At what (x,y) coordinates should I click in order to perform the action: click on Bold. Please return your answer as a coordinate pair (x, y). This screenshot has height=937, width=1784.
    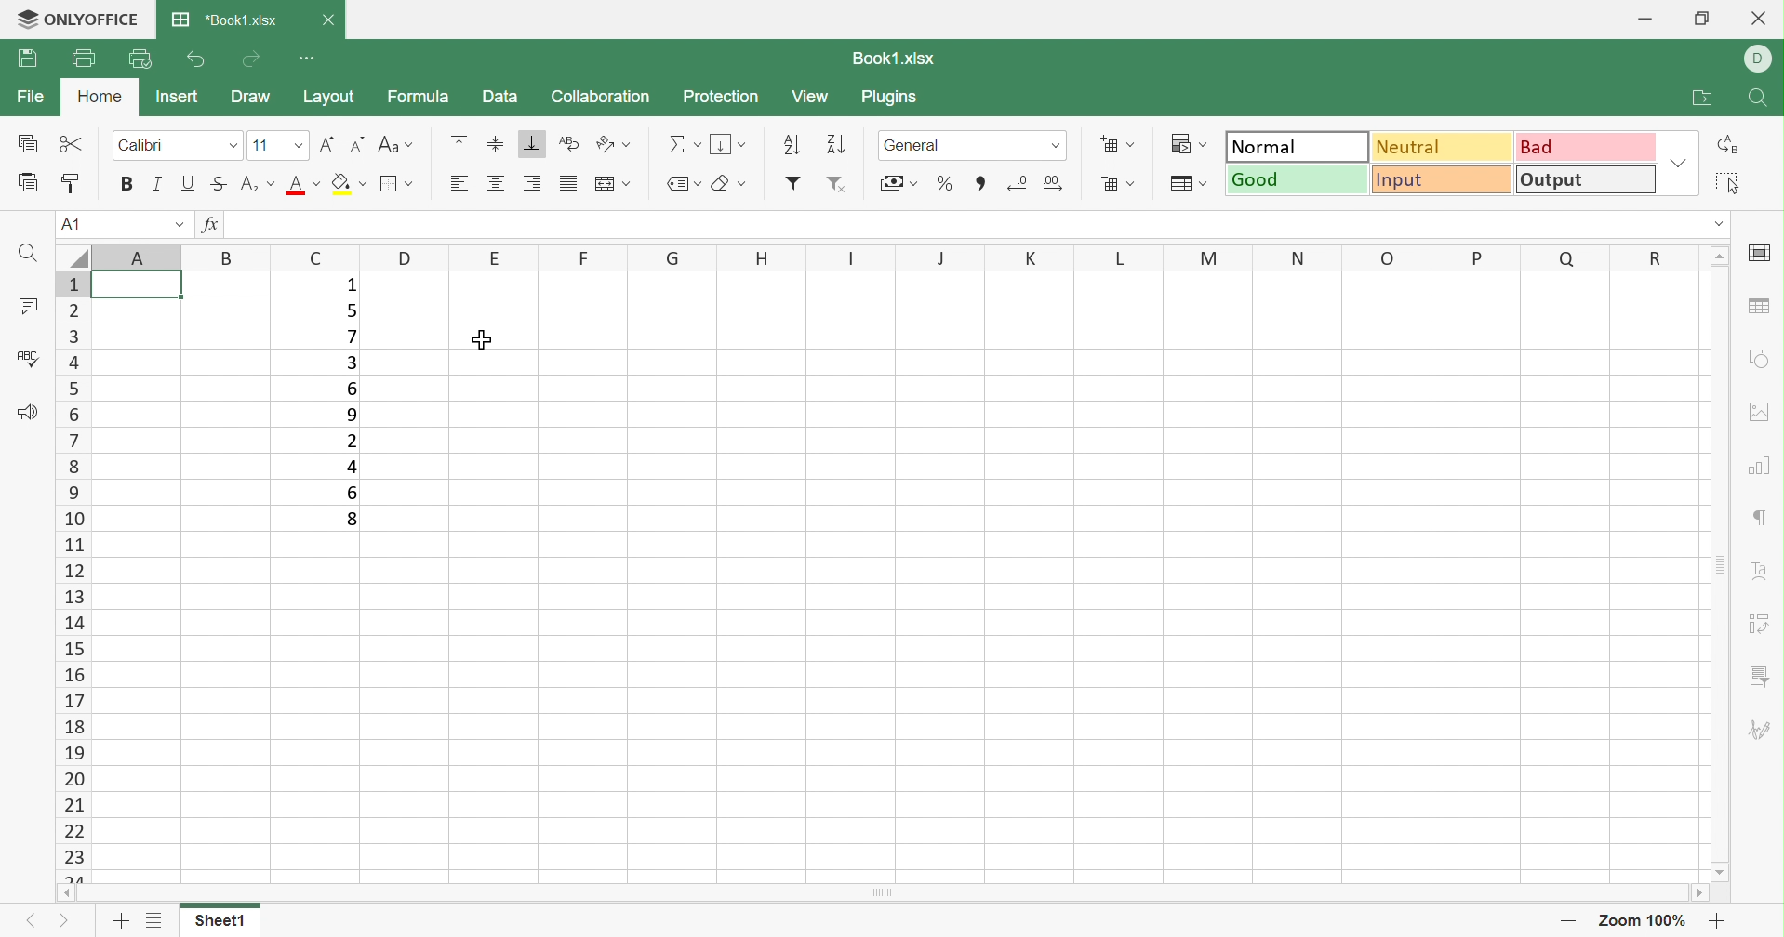
    Looking at the image, I should click on (125, 186).